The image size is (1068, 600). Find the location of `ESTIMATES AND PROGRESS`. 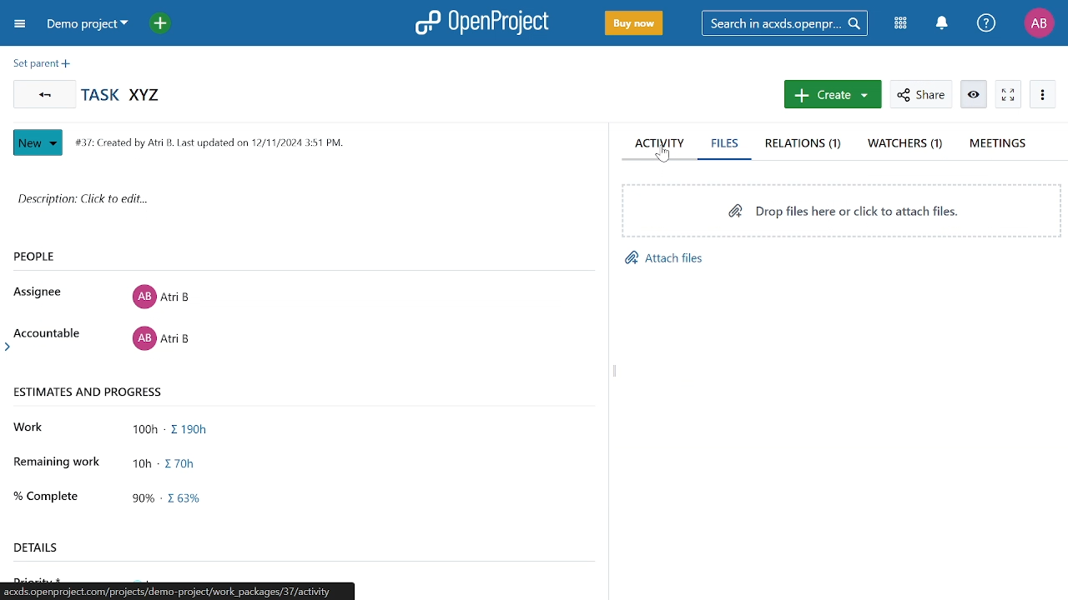

ESTIMATES AND PROGRESS is located at coordinates (94, 396).